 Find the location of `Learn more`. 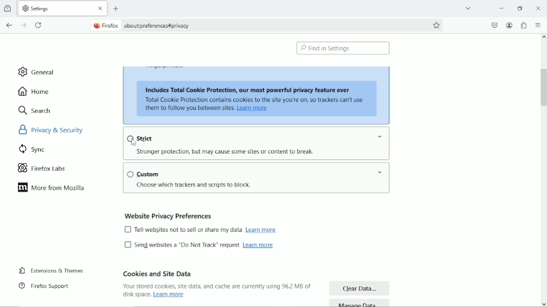

Learn more is located at coordinates (261, 230).